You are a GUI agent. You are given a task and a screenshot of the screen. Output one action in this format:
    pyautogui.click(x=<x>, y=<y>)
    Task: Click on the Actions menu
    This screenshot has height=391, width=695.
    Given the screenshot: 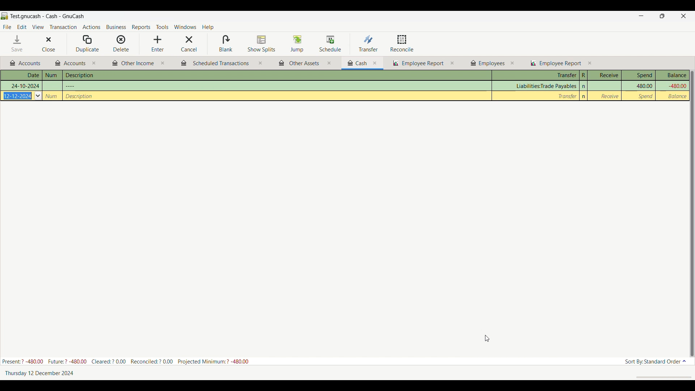 What is the action you would take?
    pyautogui.click(x=92, y=27)
    